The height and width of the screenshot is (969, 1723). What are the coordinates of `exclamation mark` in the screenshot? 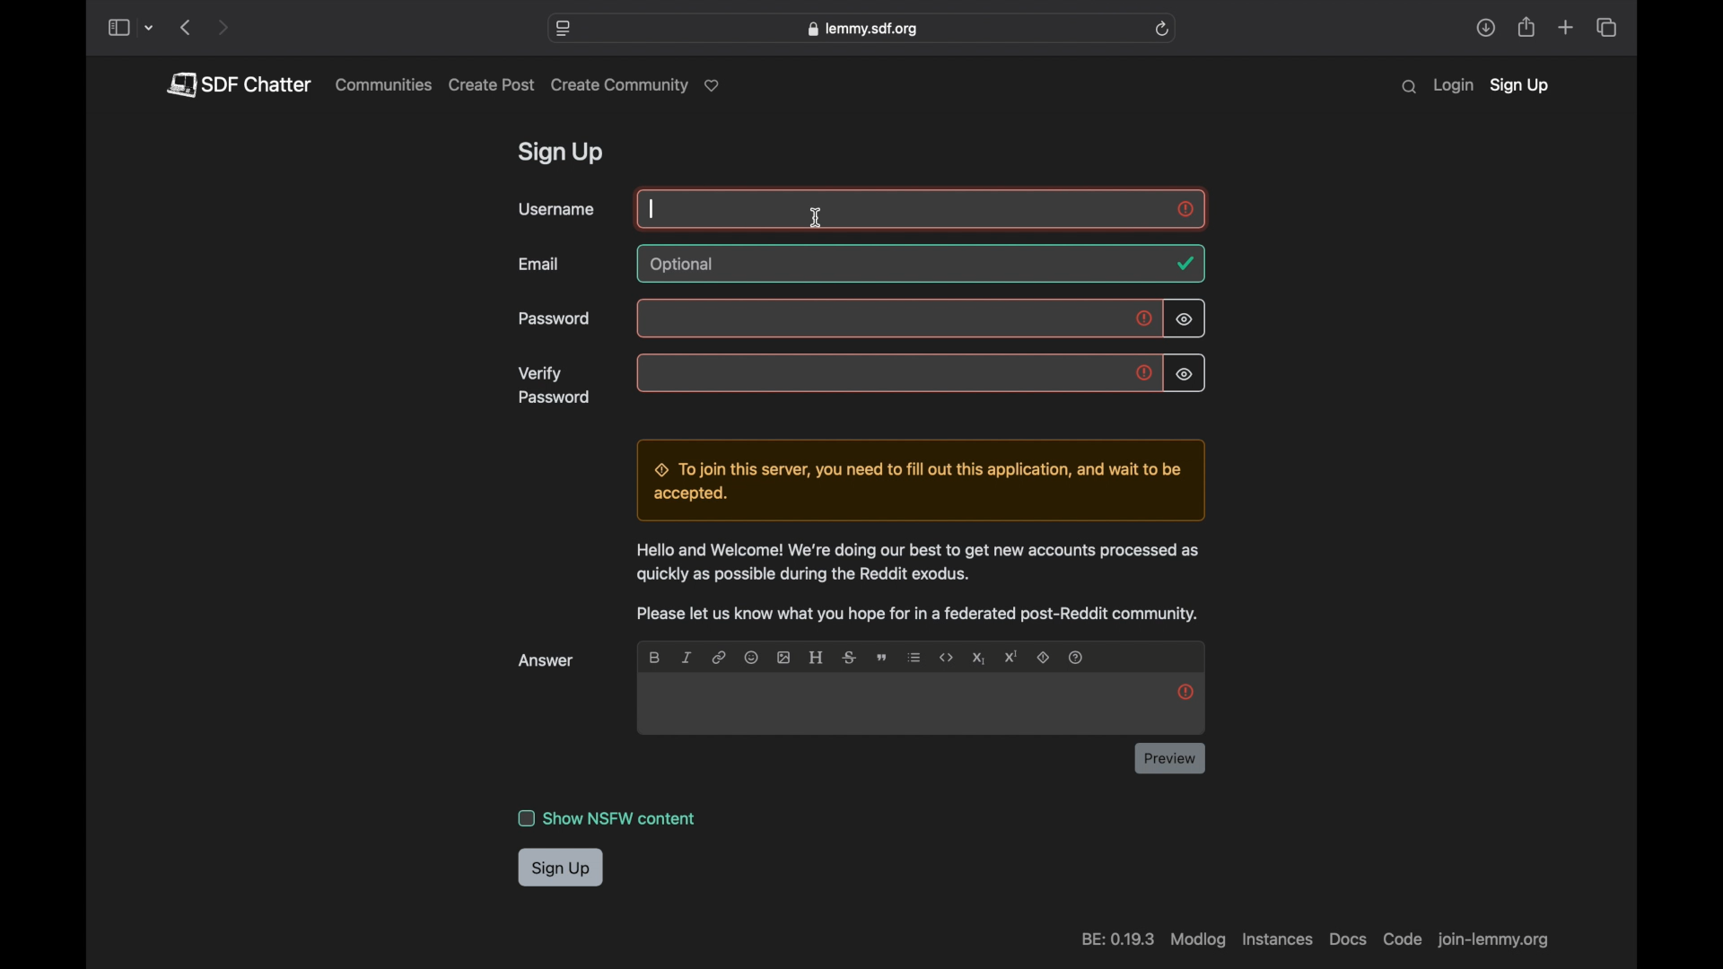 It's located at (1185, 209).